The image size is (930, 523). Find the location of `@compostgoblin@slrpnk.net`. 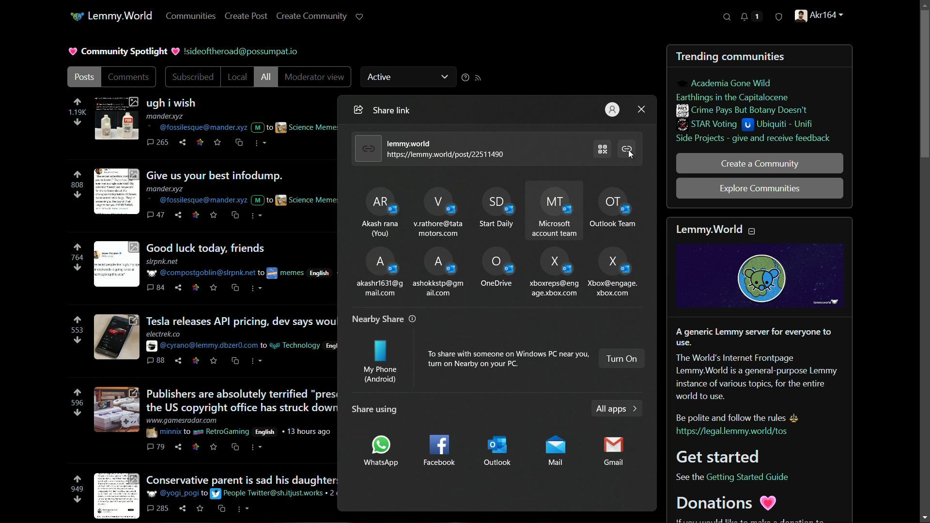

@compostgoblin@slrpnk.net is located at coordinates (200, 273).